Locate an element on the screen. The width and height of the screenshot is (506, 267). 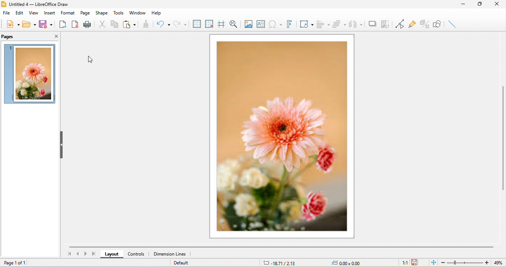
export is located at coordinates (63, 25).